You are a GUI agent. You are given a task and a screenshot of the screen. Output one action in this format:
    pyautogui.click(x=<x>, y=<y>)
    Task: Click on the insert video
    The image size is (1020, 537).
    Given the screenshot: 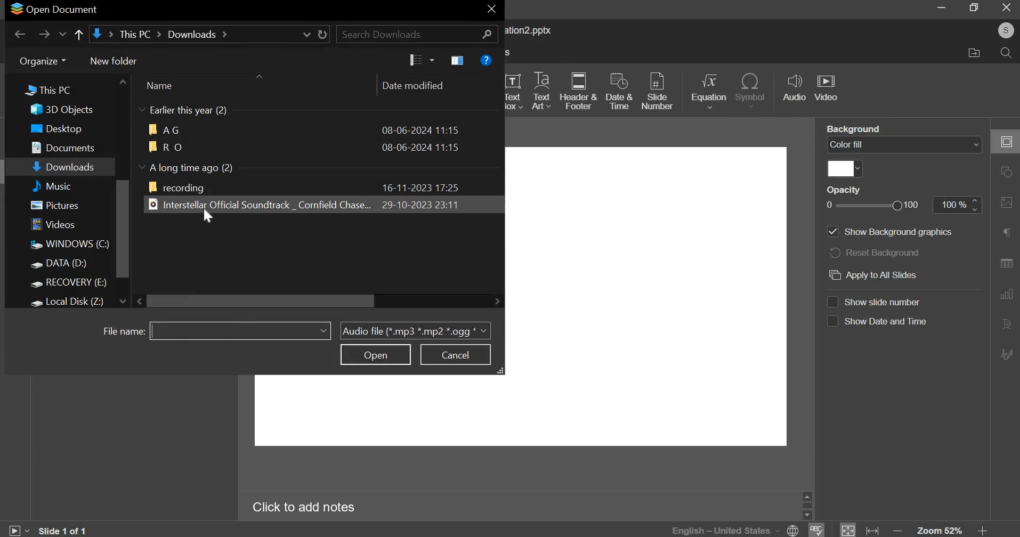 What is the action you would take?
    pyautogui.click(x=828, y=89)
    